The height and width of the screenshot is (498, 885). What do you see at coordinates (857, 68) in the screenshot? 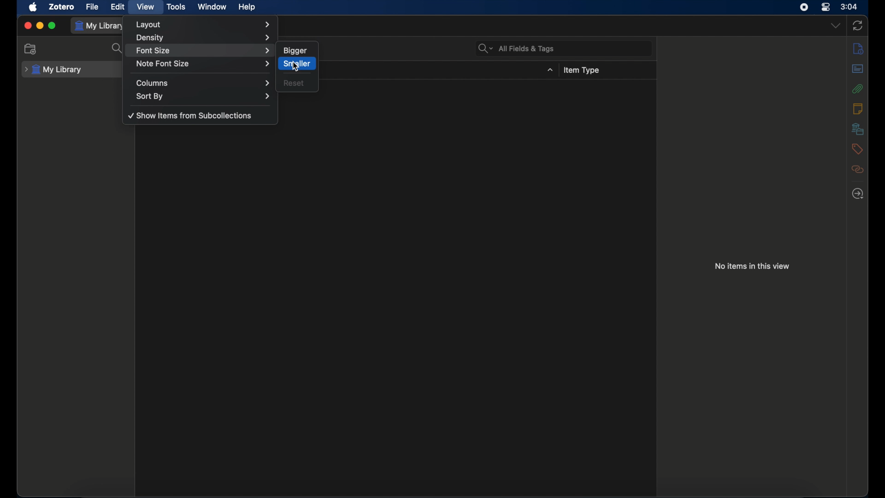
I see `abstract` at bounding box center [857, 68].